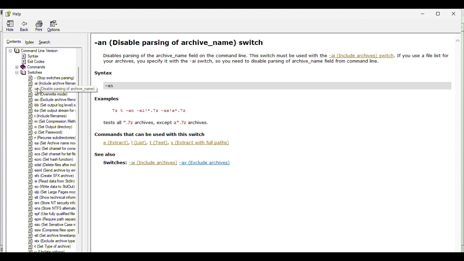  What do you see at coordinates (51, 219) in the screenshot?
I see `|§] -spm (Require path separa` at bounding box center [51, 219].